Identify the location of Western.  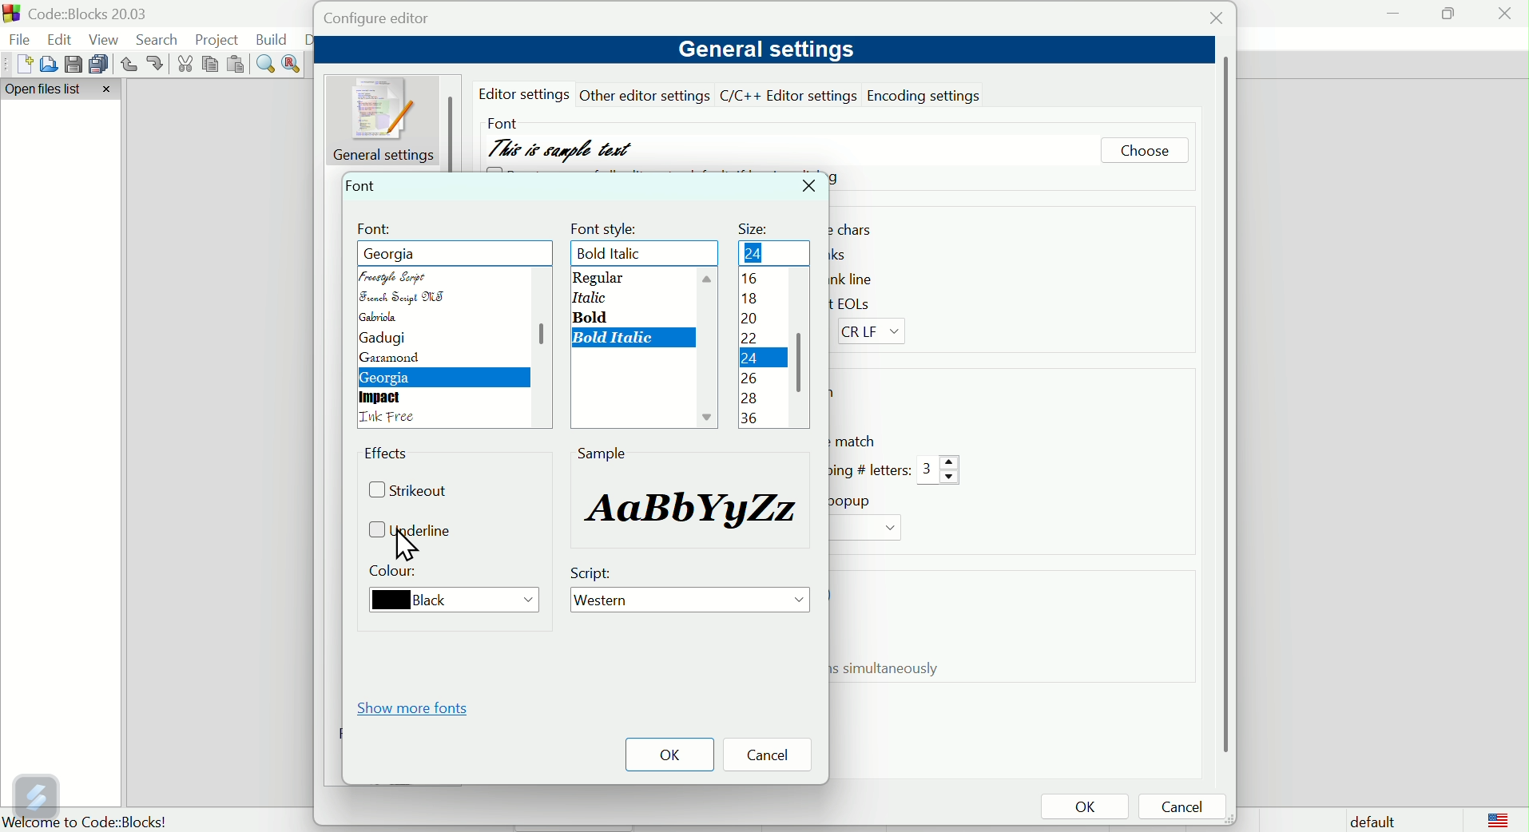
(690, 603).